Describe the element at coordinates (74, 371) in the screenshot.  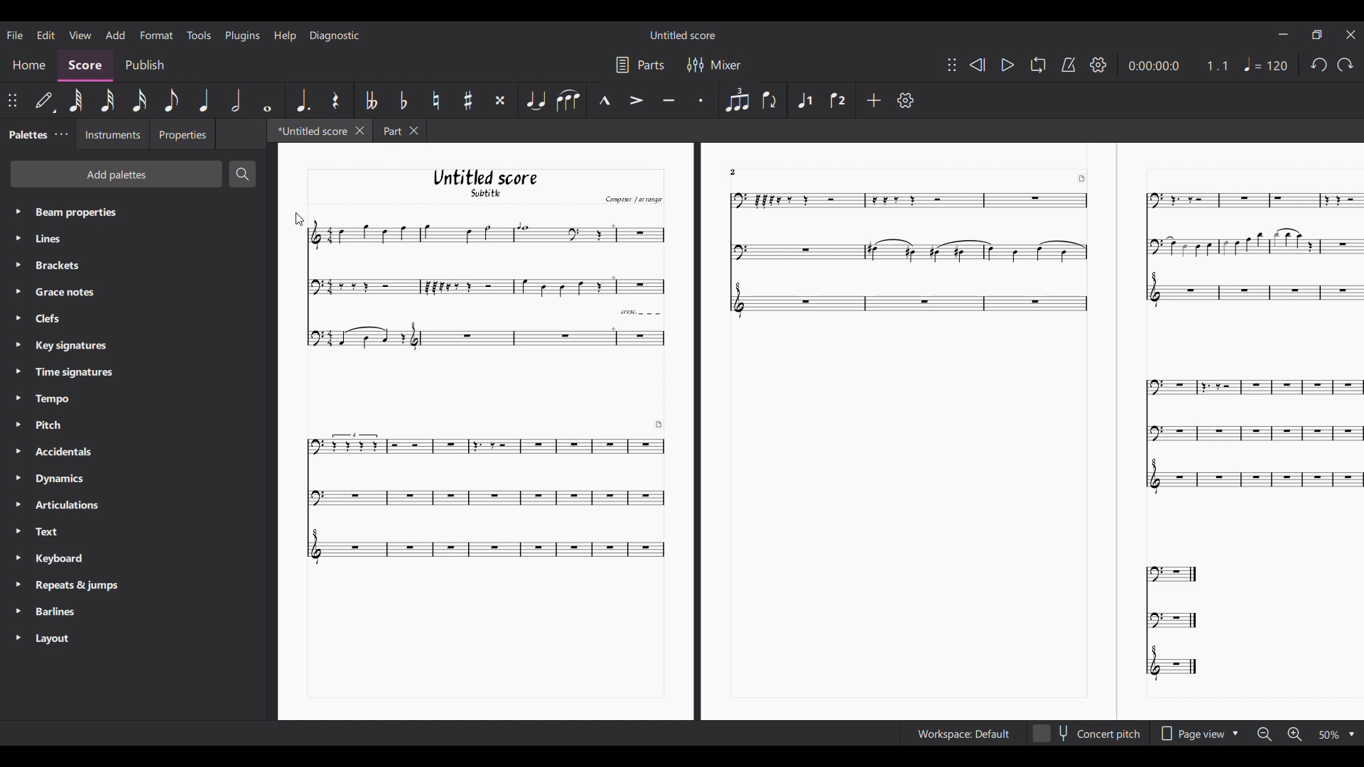
I see `Time Signatures` at that location.